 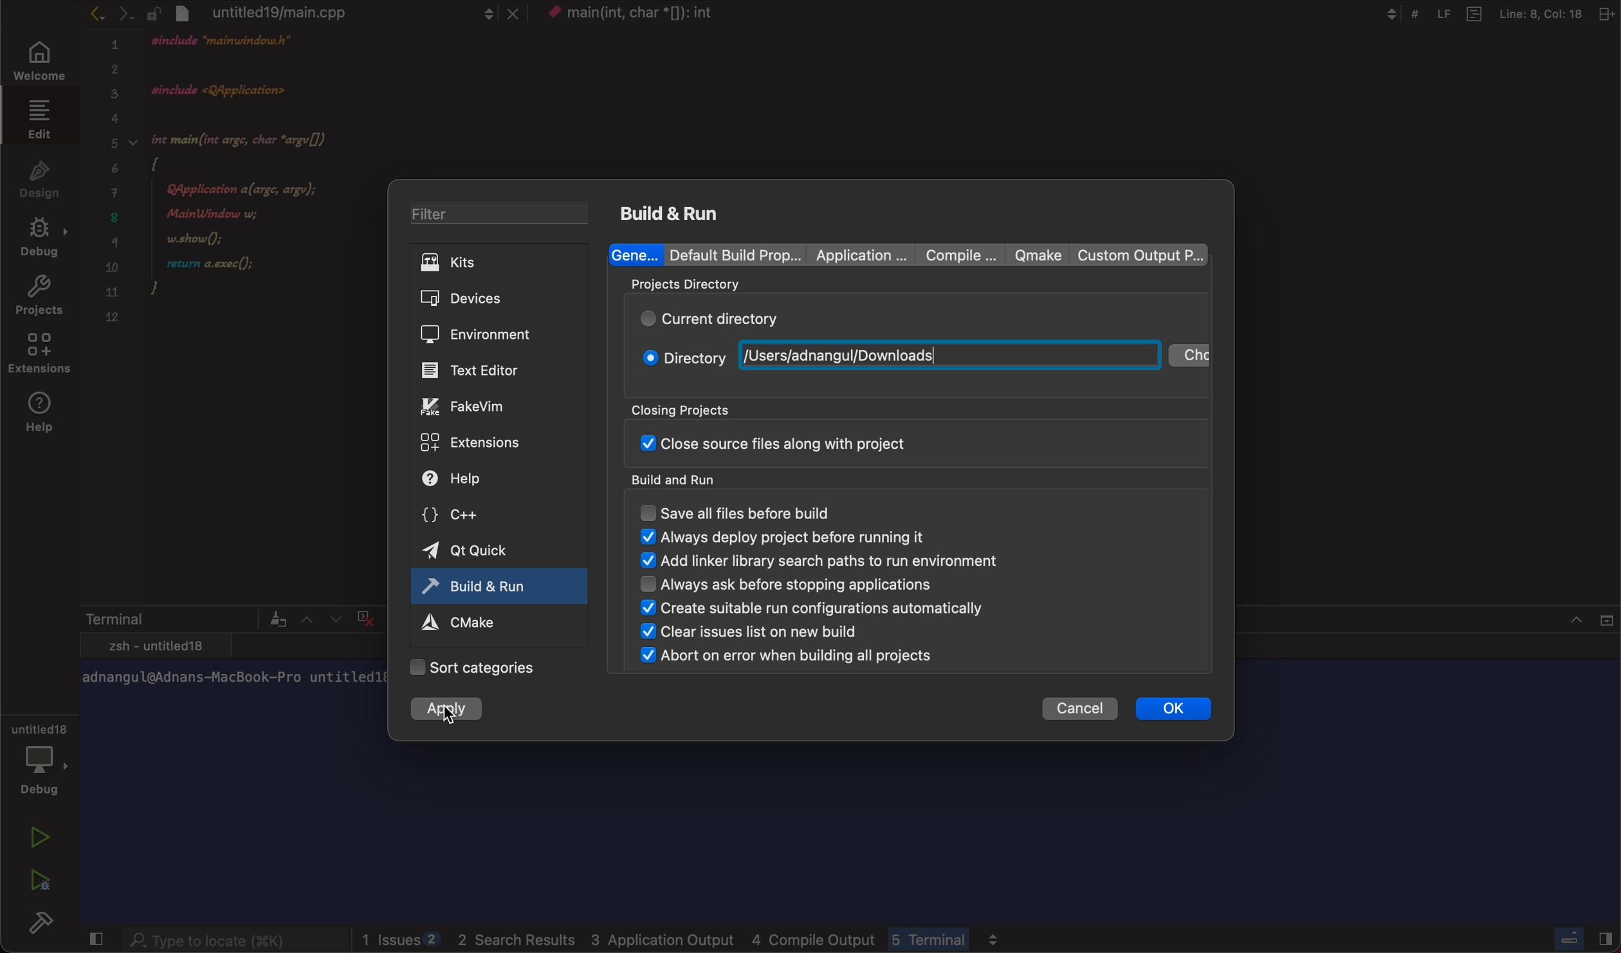 I want to click on welcome, so click(x=40, y=62).